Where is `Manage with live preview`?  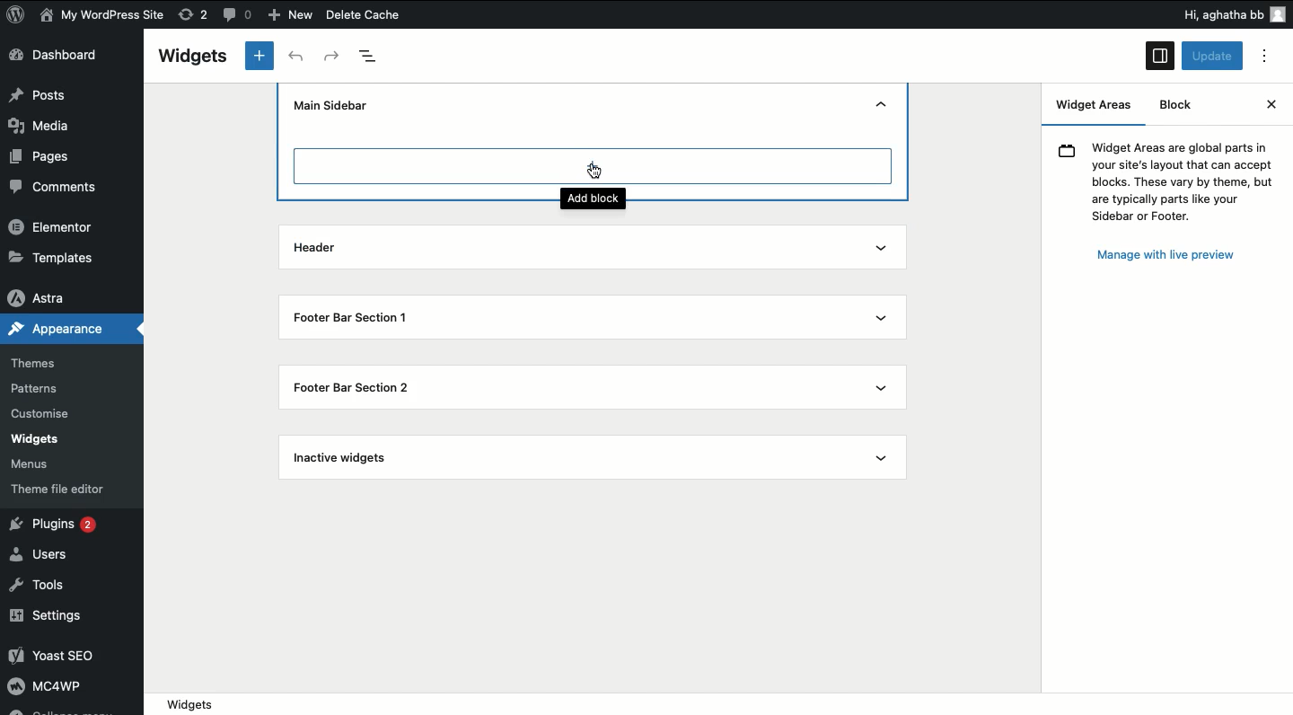 Manage with live preview is located at coordinates (1169, 254).